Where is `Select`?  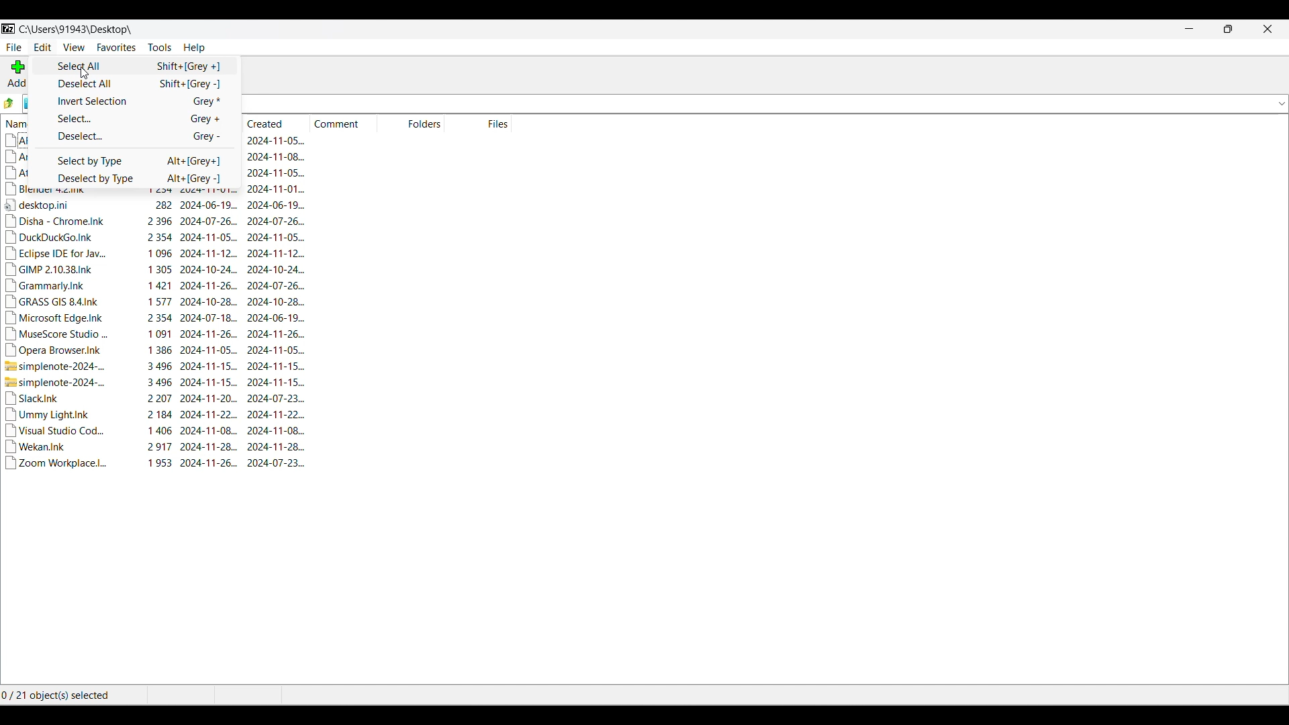 Select is located at coordinates (136, 119).